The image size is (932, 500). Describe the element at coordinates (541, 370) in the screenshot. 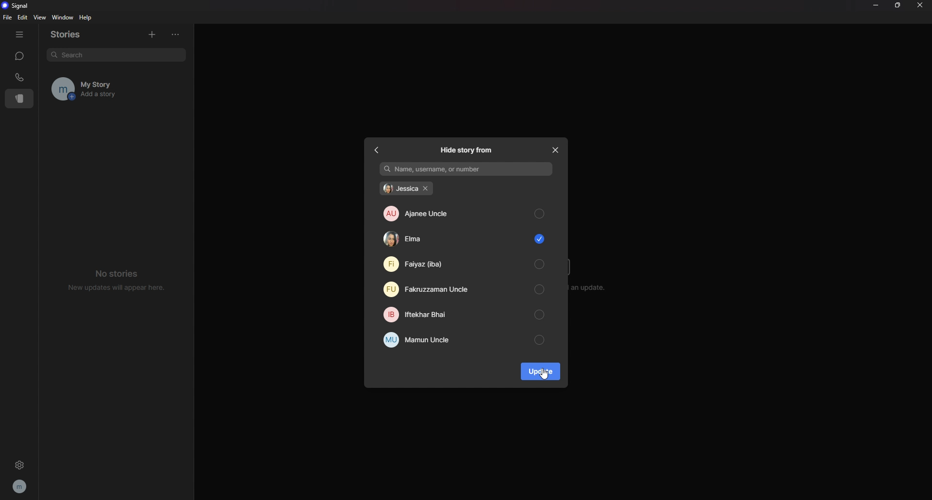

I see `update` at that location.